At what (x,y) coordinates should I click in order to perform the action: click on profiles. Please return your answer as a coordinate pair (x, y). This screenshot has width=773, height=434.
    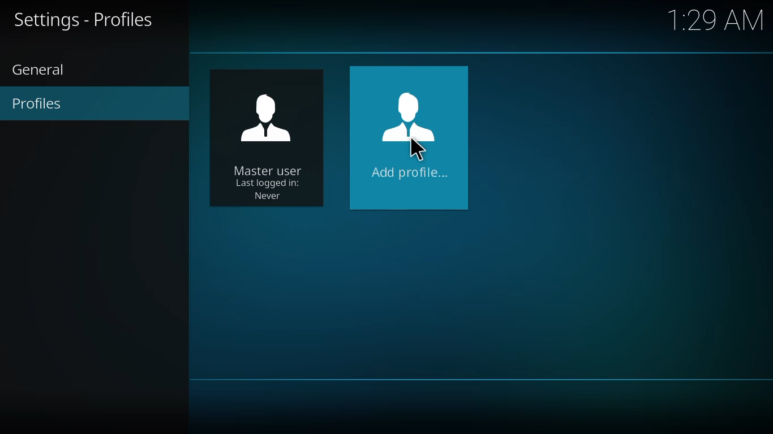
    Looking at the image, I should click on (88, 20).